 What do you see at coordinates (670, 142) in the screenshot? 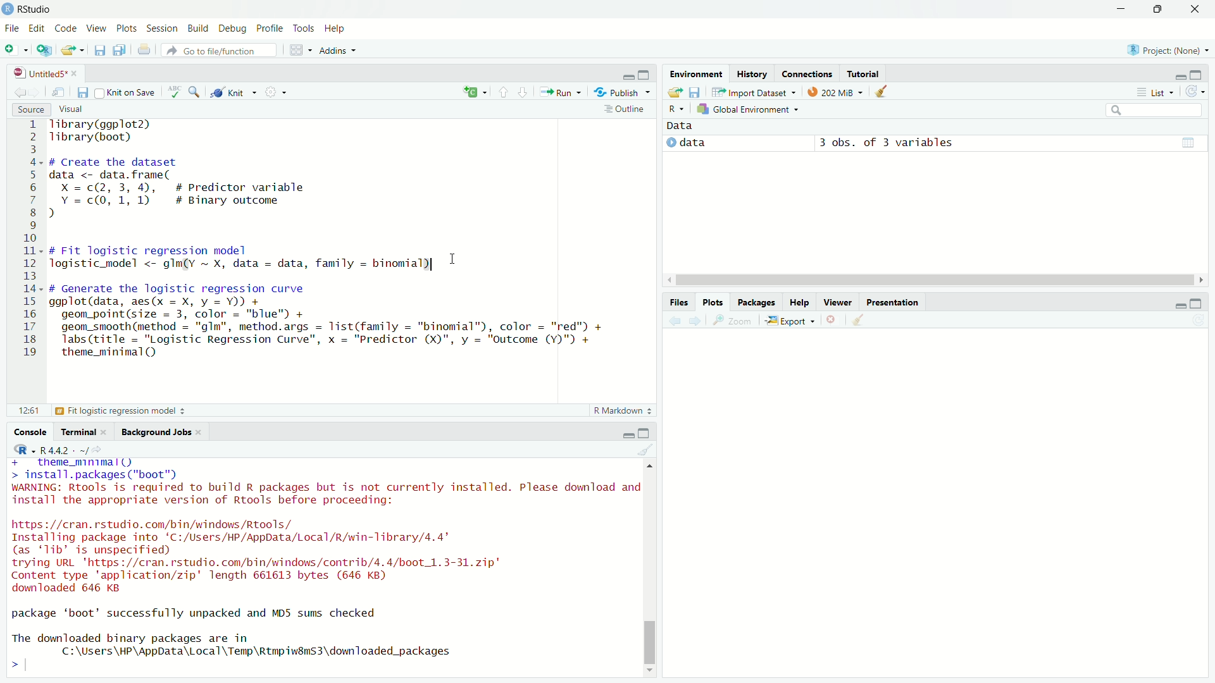
I see `expand/collapse` at bounding box center [670, 142].